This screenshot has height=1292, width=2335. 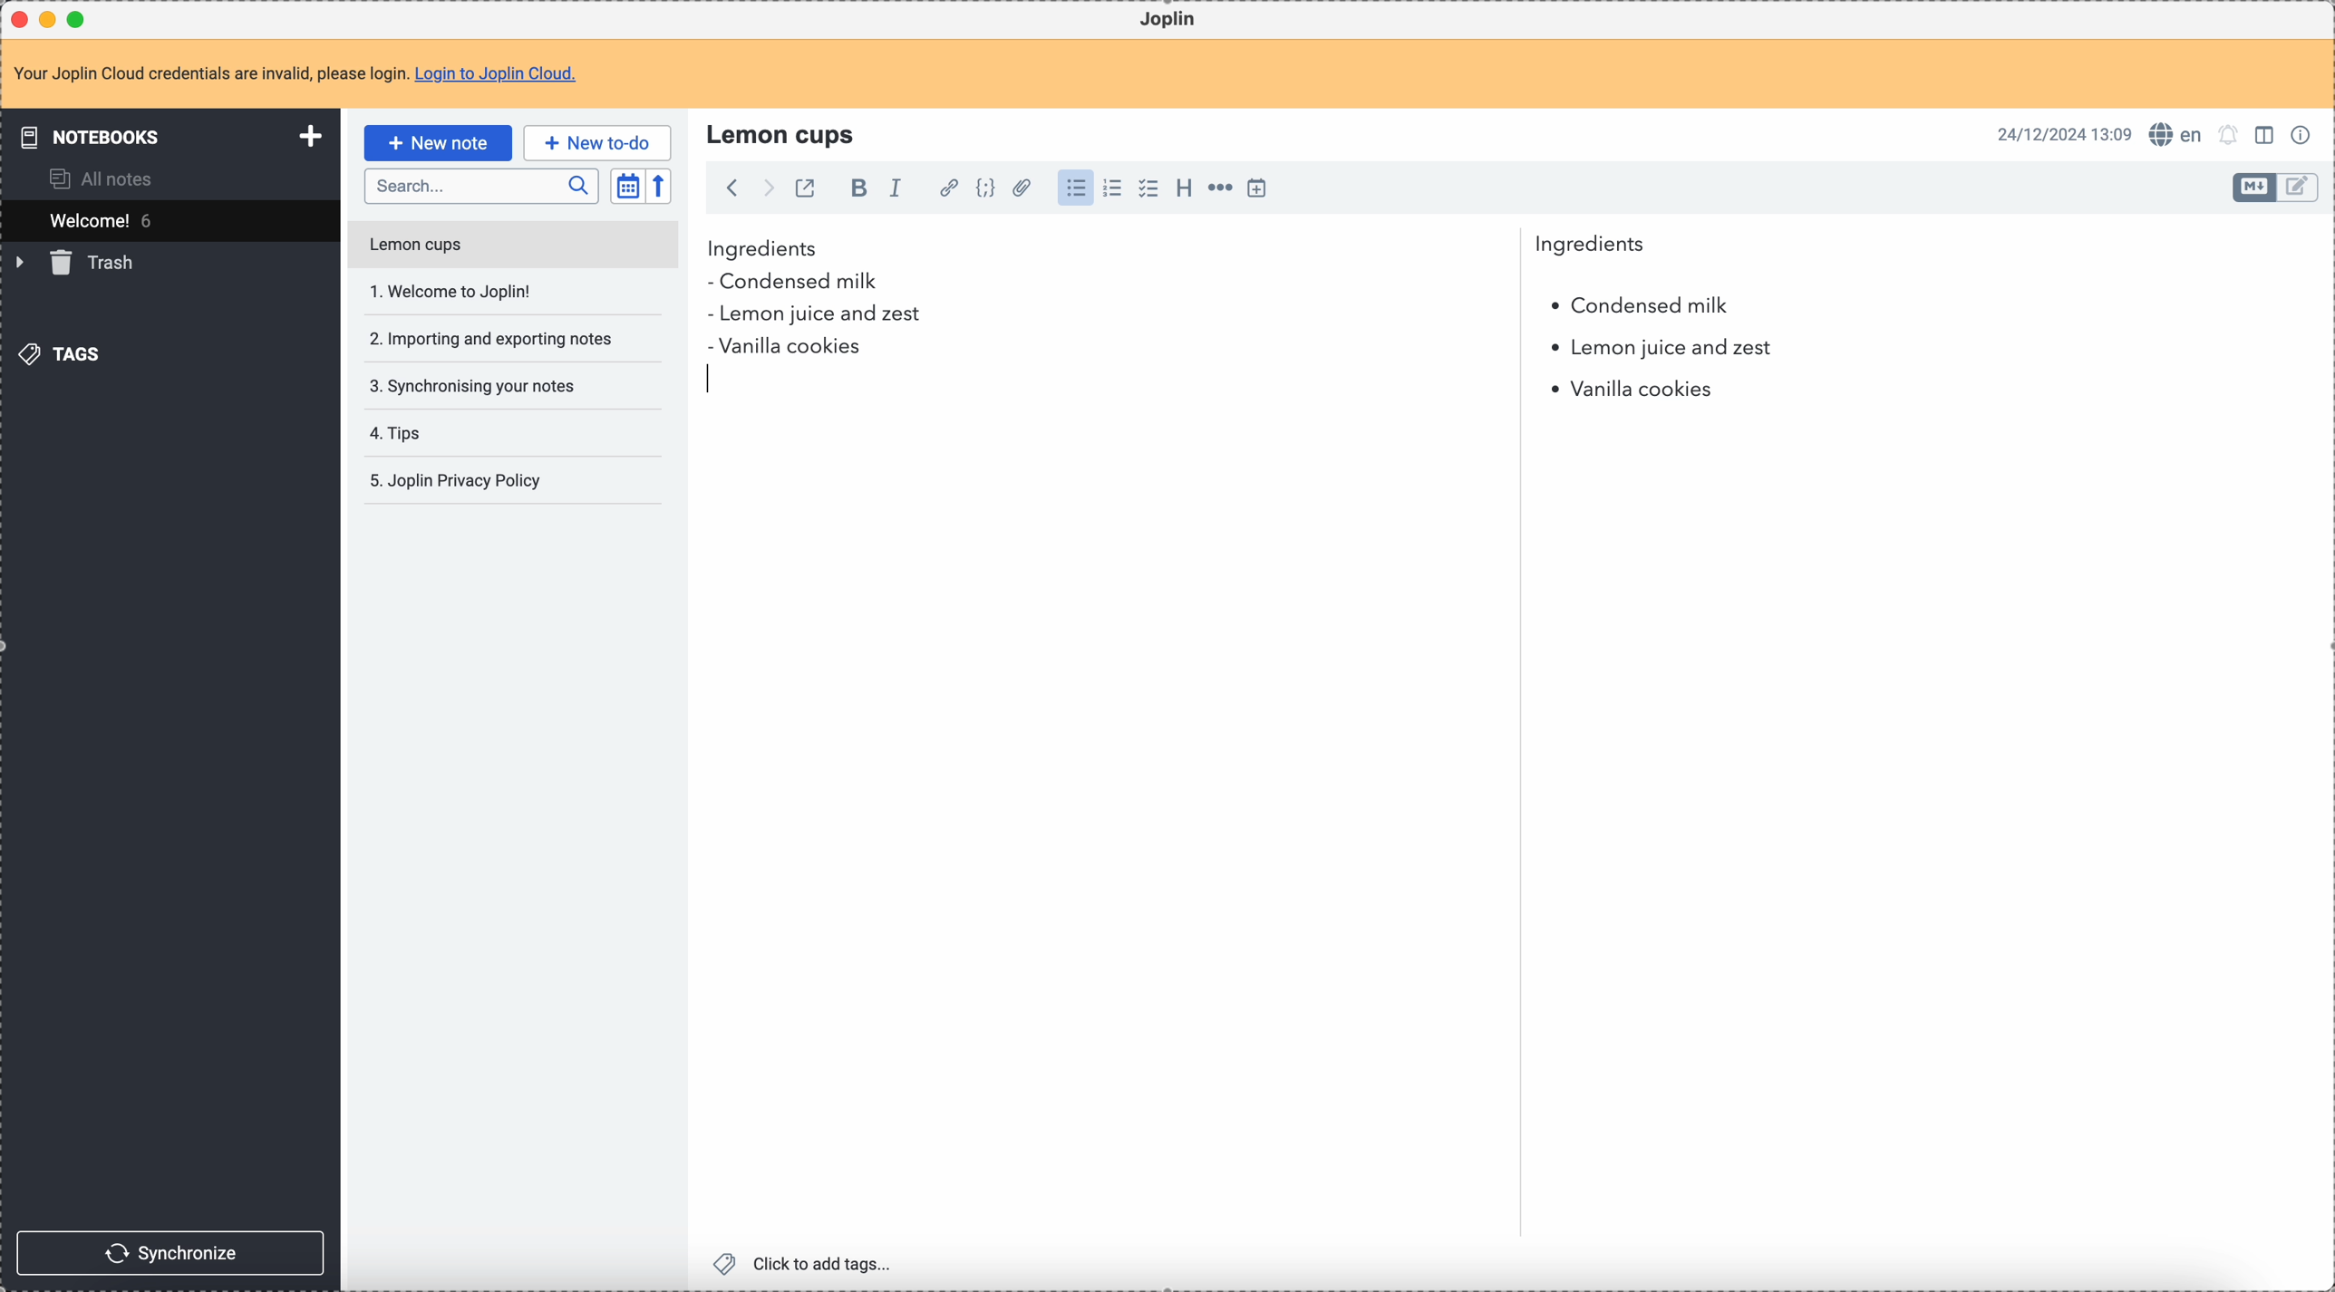 What do you see at coordinates (2181, 134) in the screenshot?
I see `spell checker` at bounding box center [2181, 134].